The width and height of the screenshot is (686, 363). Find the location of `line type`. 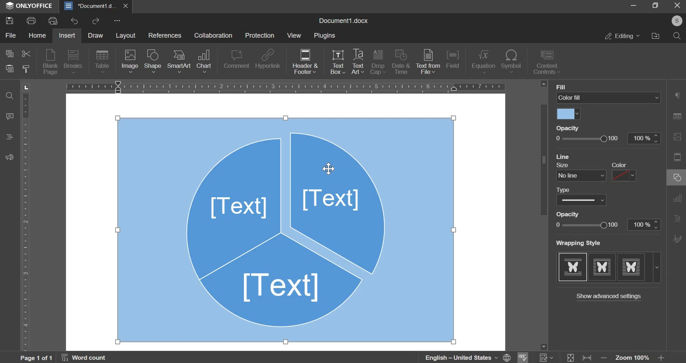

line type is located at coordinates (582, 200).